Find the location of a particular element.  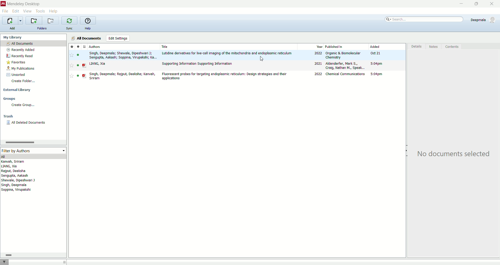

my publications is located at coordinates (21, 69).